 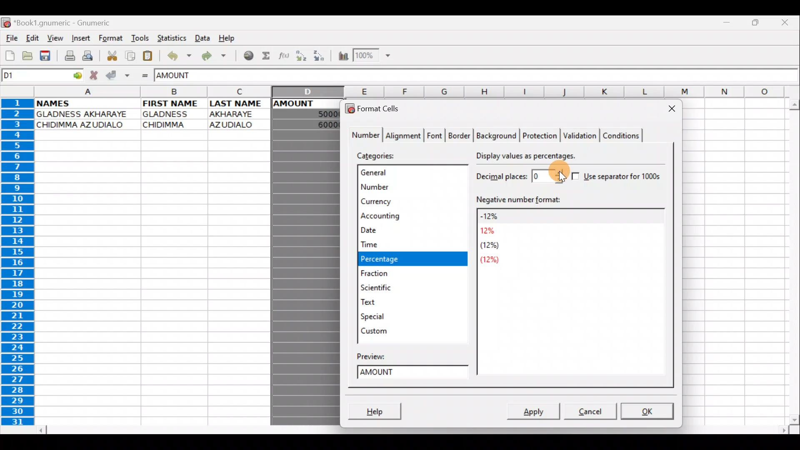 What do you see at coordinates (378, 408) in the screenshot?
I see `Help` at bounding box center [378, 408].